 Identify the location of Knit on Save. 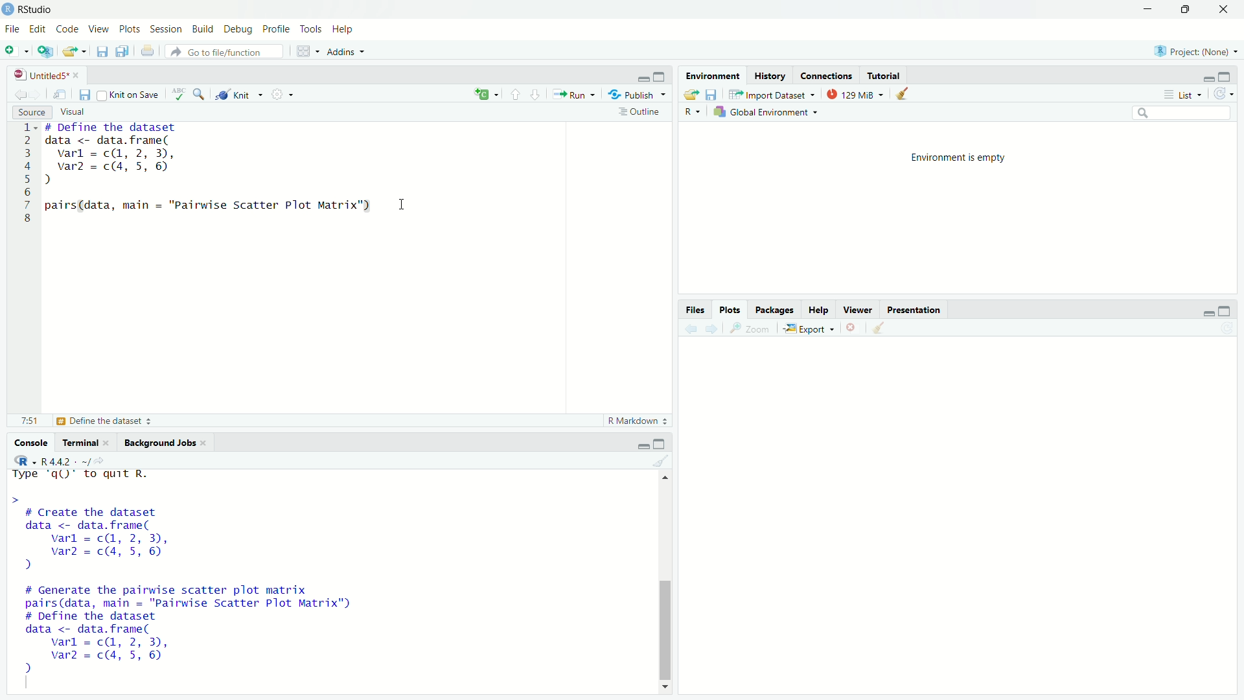
(132, 94).